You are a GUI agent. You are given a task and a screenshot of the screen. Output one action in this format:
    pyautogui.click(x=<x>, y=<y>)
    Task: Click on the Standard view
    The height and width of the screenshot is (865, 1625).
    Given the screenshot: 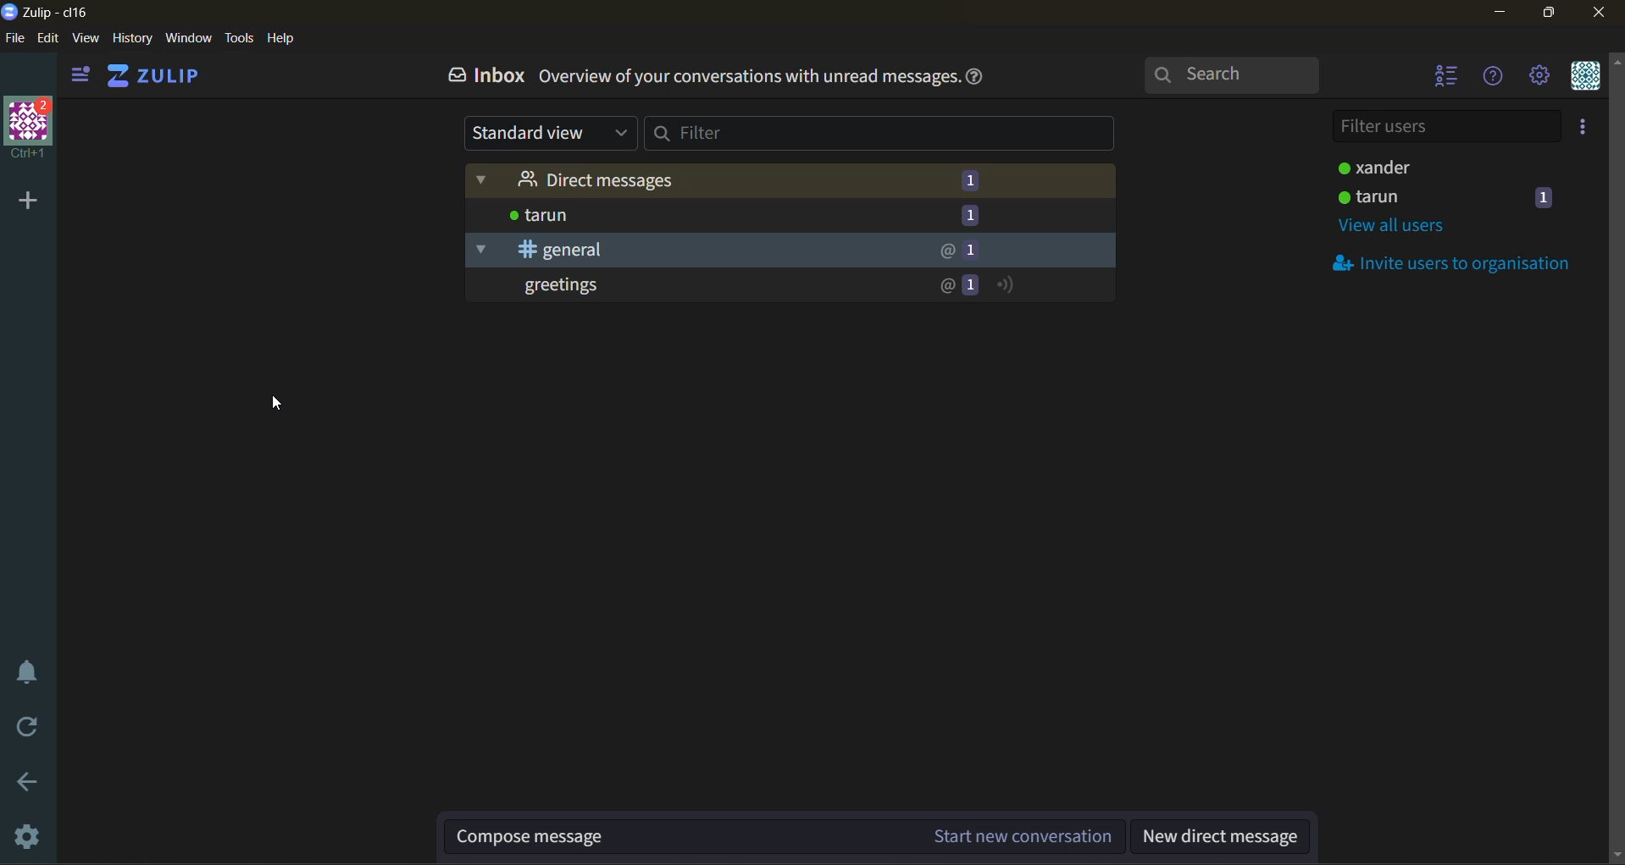 What is the action you would take?
    pyautogui.click(x=551, y=131)
    